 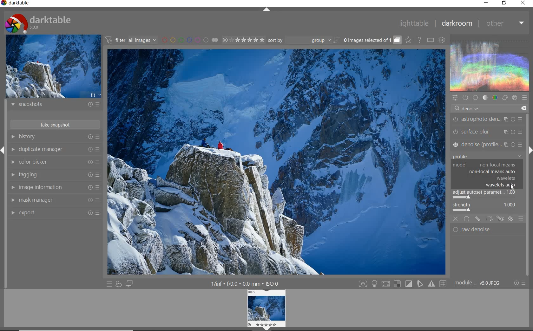 What do you see at coordinates (430, 40) in the screenshot?
I see `set keyboard shortcuts` at bounding box center [430, 40].